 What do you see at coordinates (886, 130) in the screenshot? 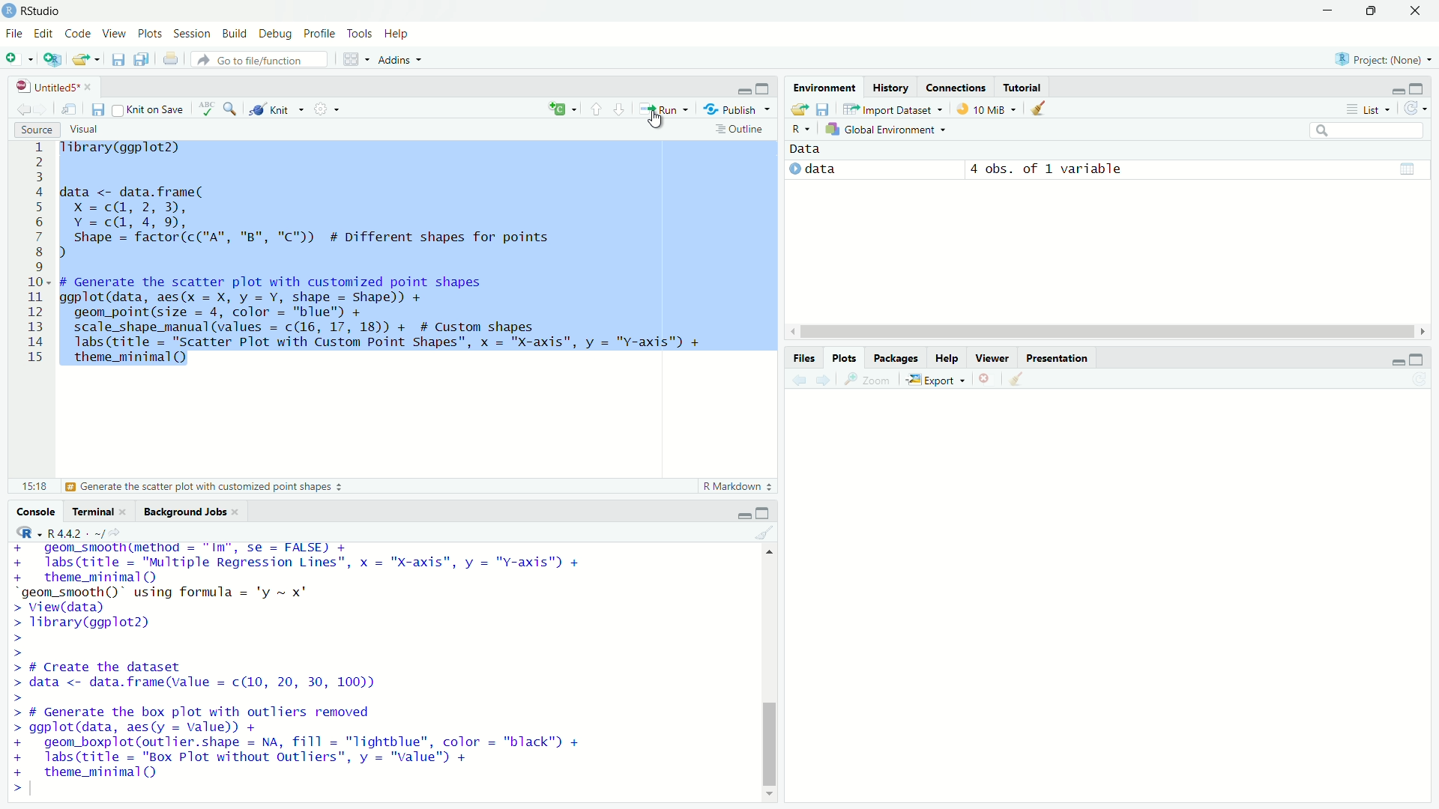
I see `Global Environment` at bounding box center [886, 130].